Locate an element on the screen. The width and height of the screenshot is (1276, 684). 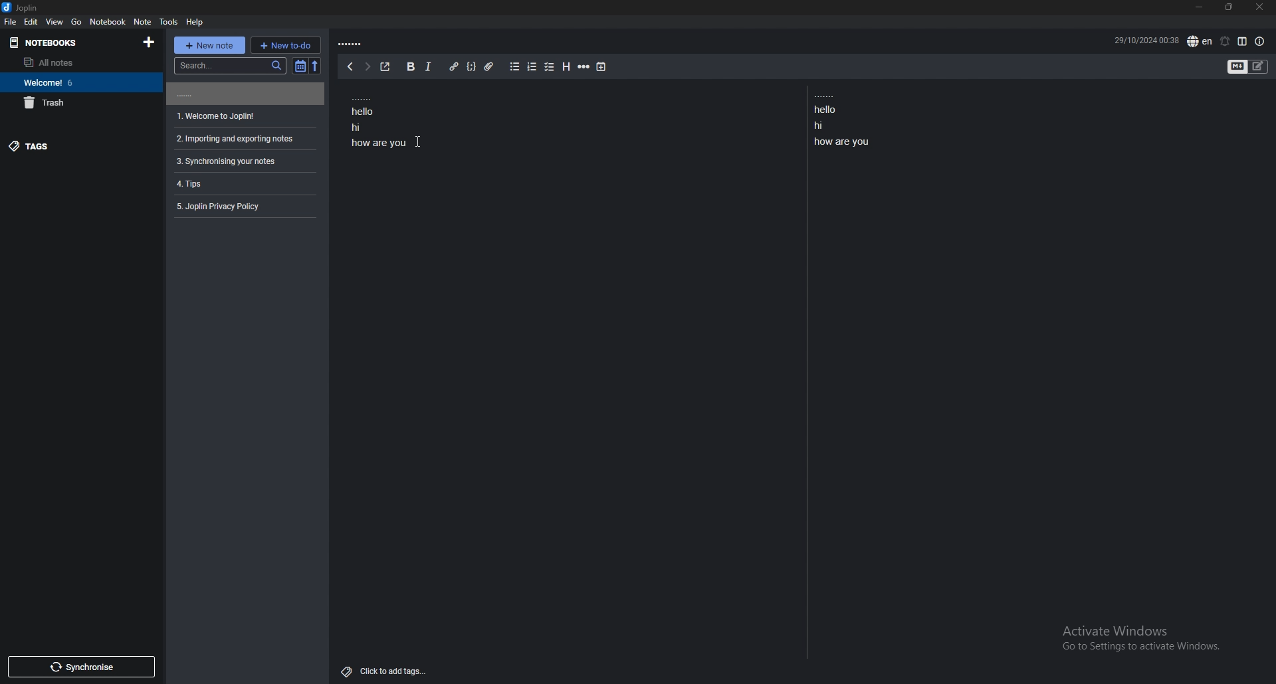
 is located at coordinates (419, 141).